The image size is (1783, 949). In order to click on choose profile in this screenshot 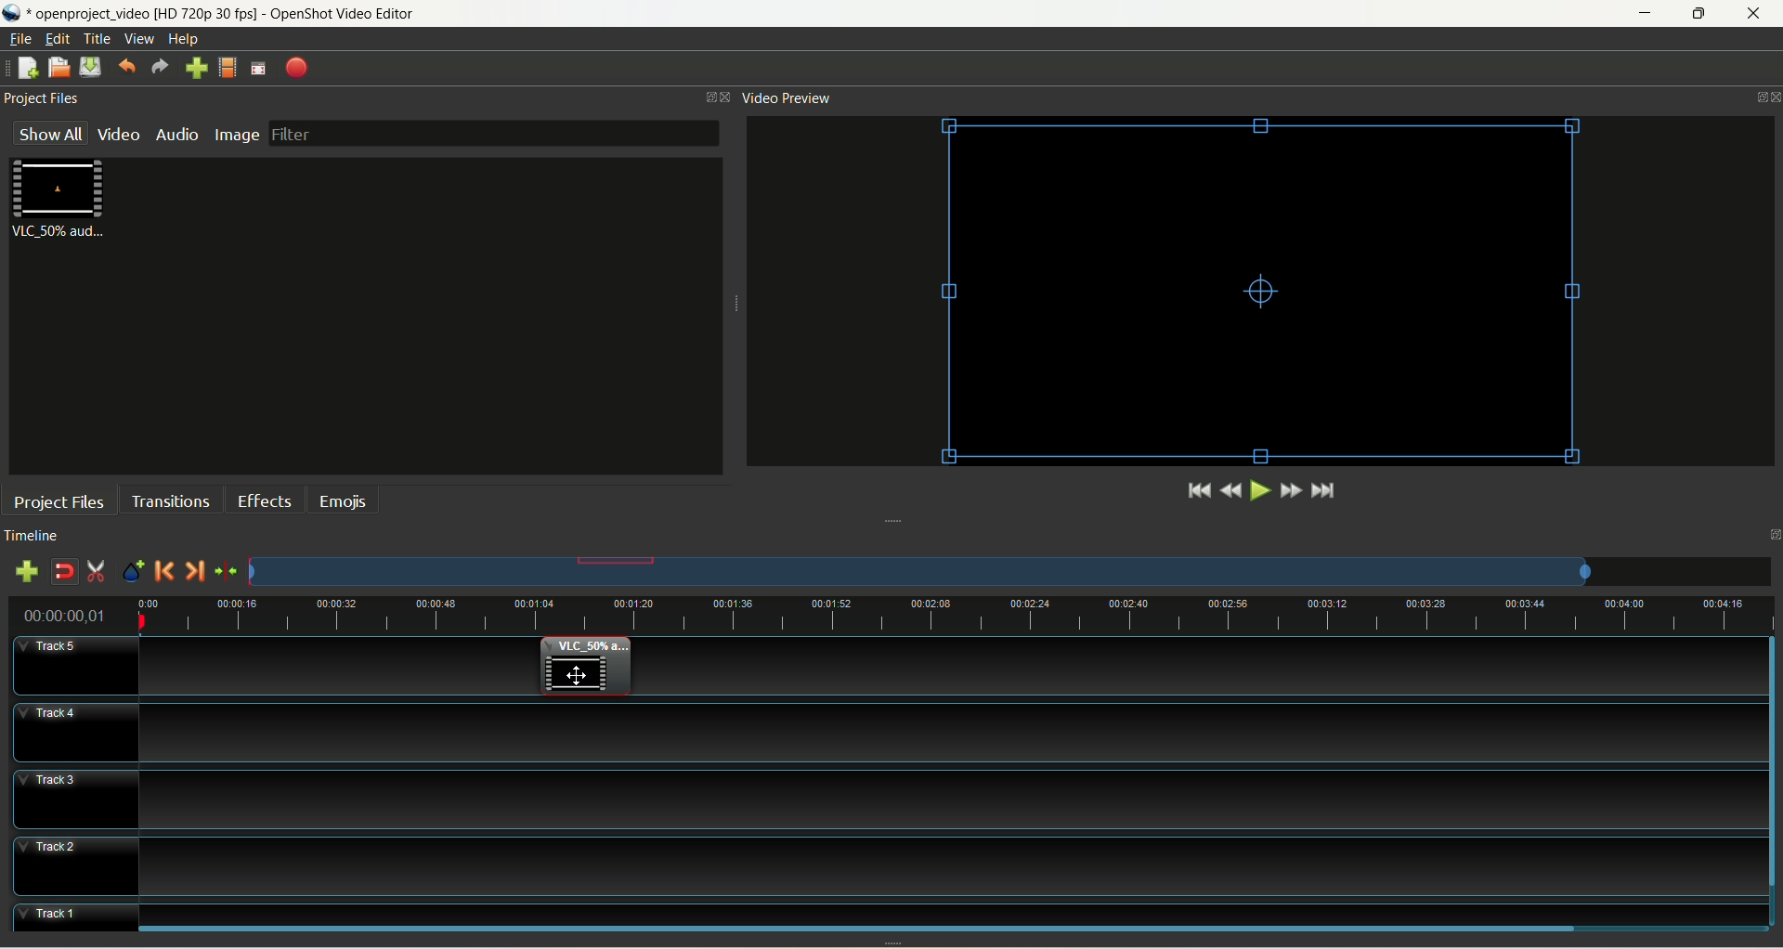, I will do `click(228, 68)`.